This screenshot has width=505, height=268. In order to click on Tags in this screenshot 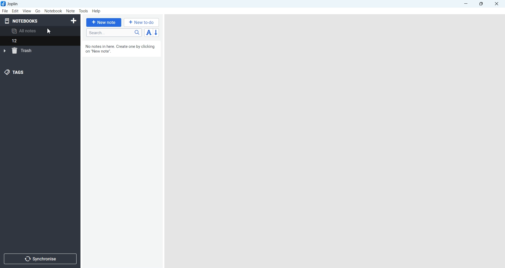, I will do `click(14, 72)`.